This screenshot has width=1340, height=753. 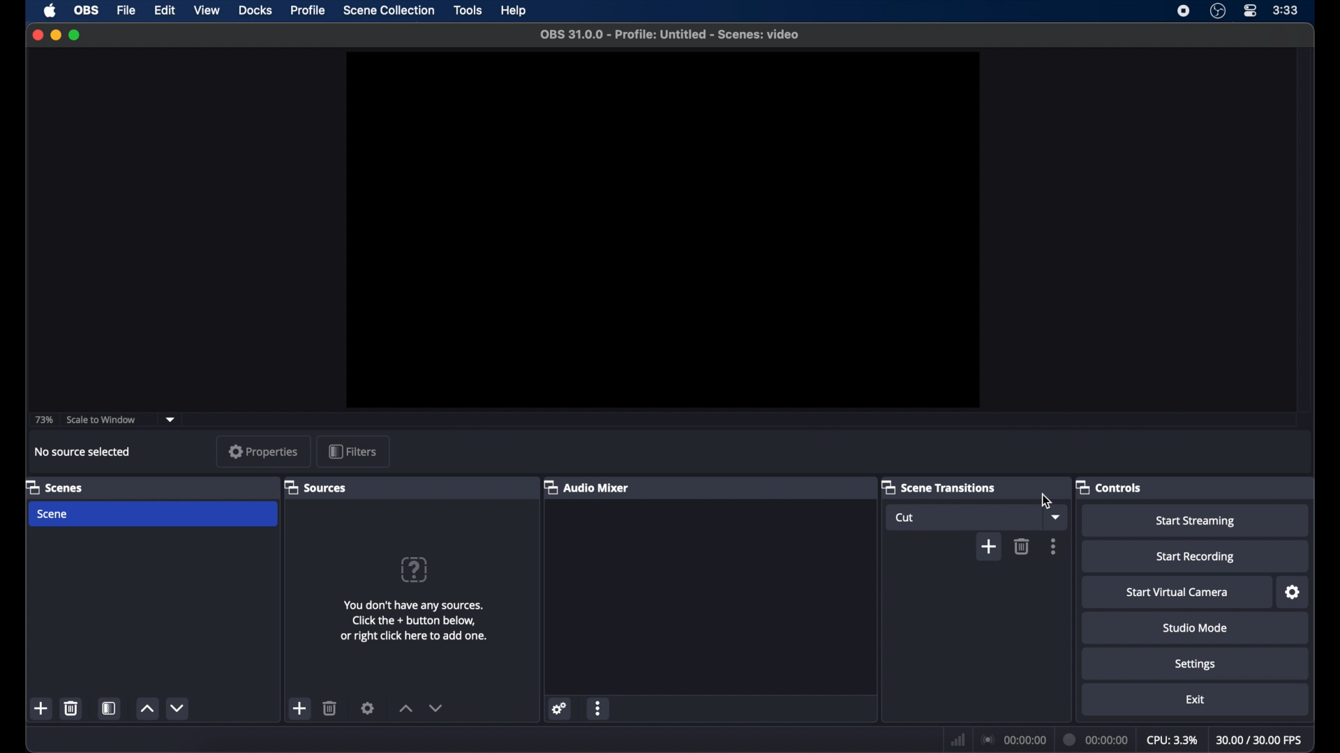 What do you see at coordinates (301, 708) in the screenshot?
I see `add` at bounding box center [301, 708].